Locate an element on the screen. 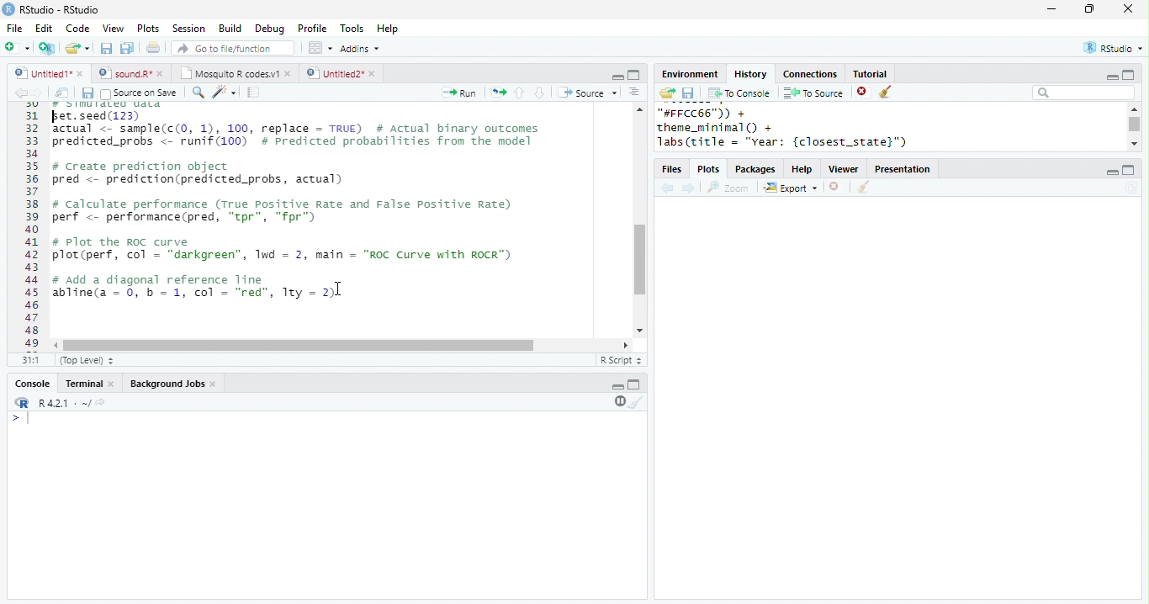 Image resolution: width=1149 pixels, height=604 pixels. maximize is located at coordinates (1127, 74).